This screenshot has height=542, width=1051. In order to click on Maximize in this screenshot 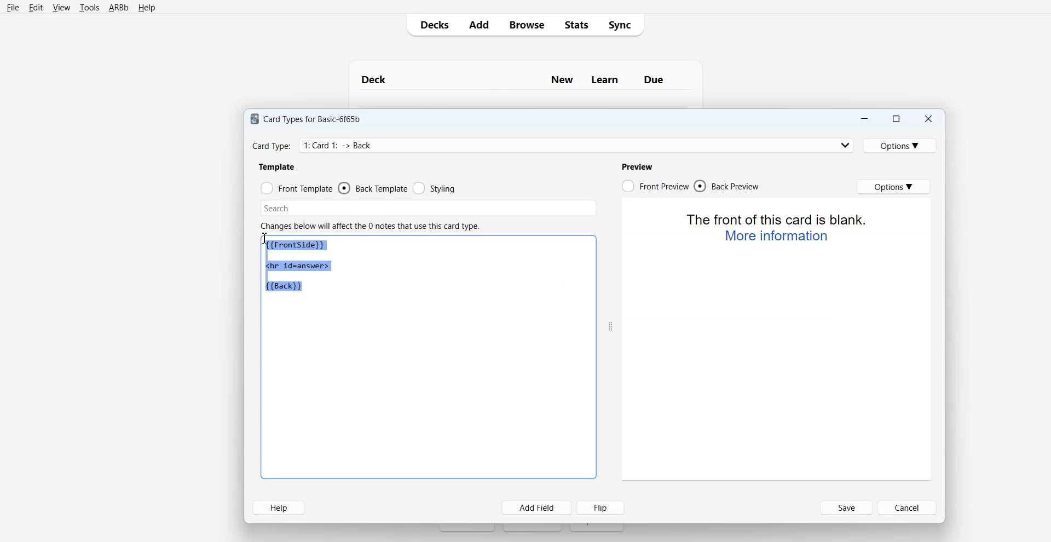, I will do `click(897, 118)`.